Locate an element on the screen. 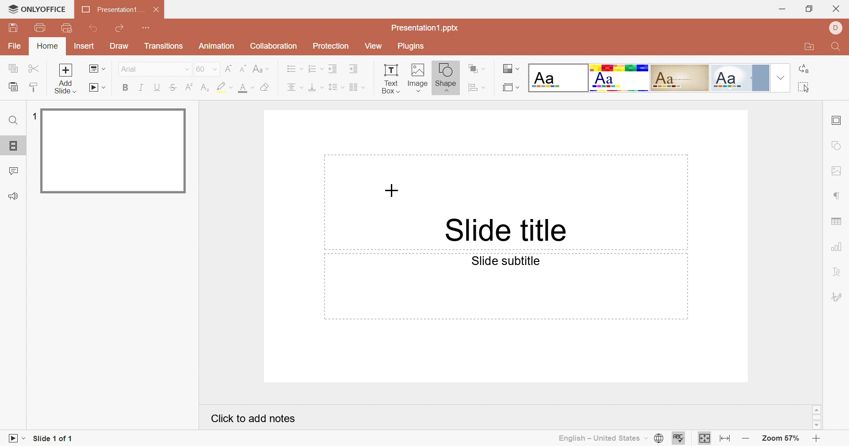 Image resolution: width=849 pixels, height=446 pixels. Bold is located at coordinates (124, 87).